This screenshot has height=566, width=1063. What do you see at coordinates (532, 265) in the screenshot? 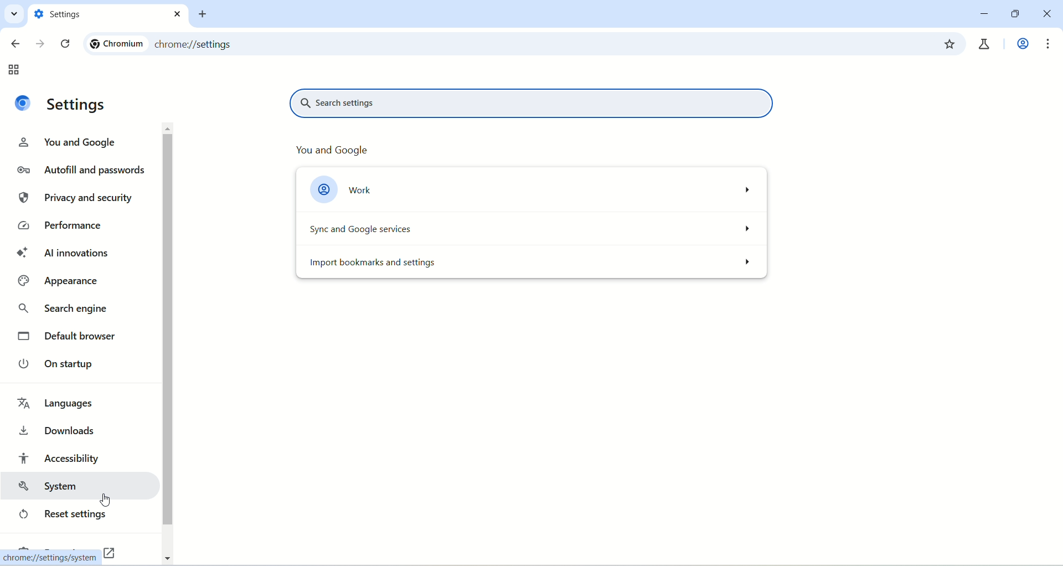
I see `import bookmarks and settings` at bounding box center [532, 265].